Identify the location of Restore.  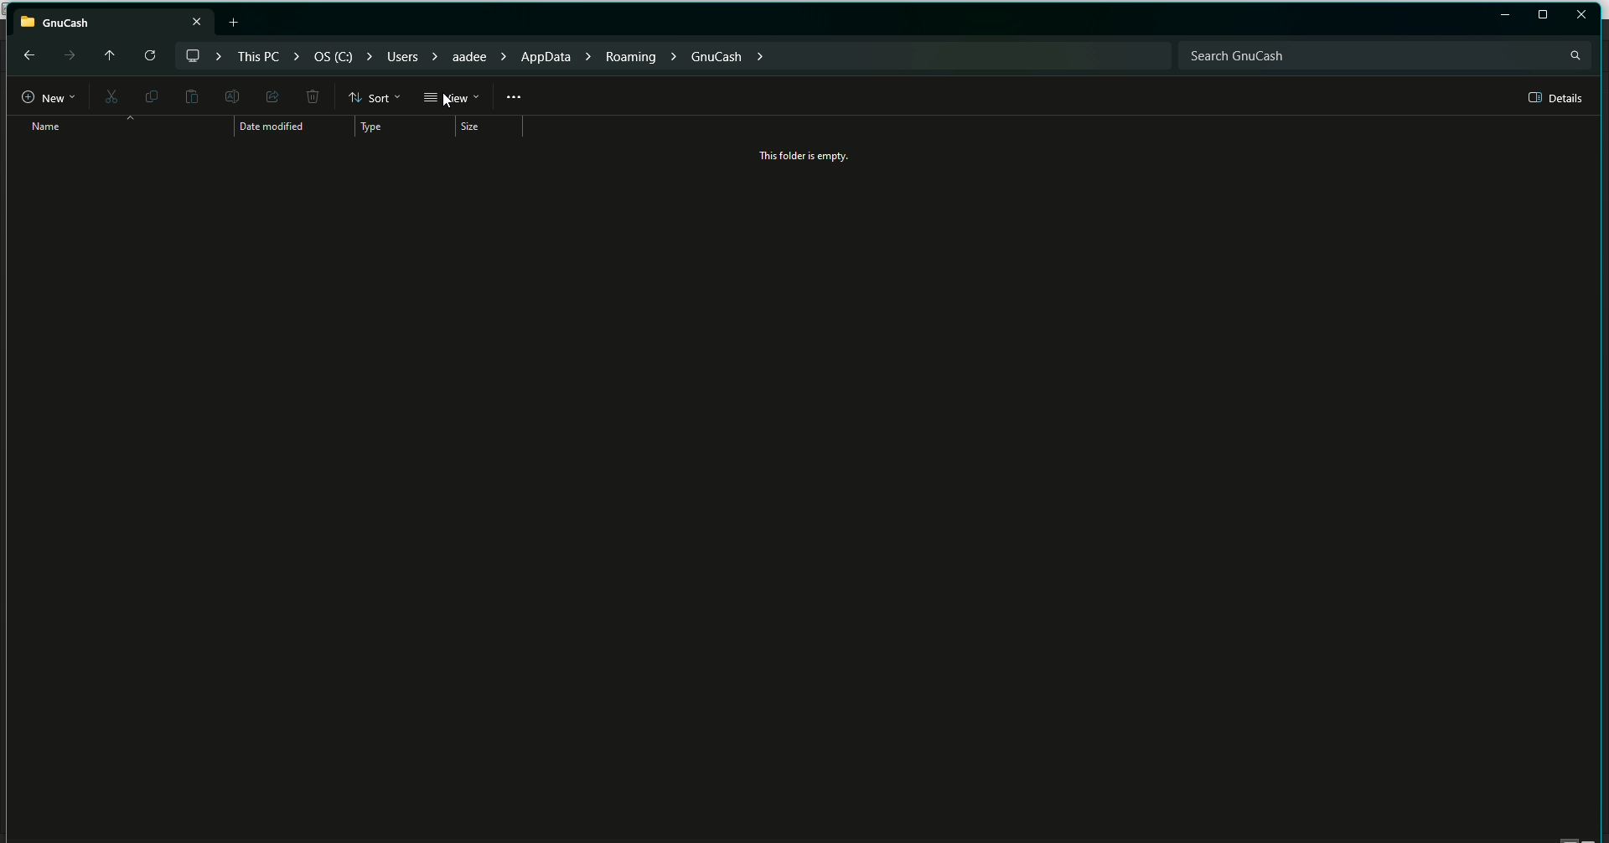
(1543, 15).